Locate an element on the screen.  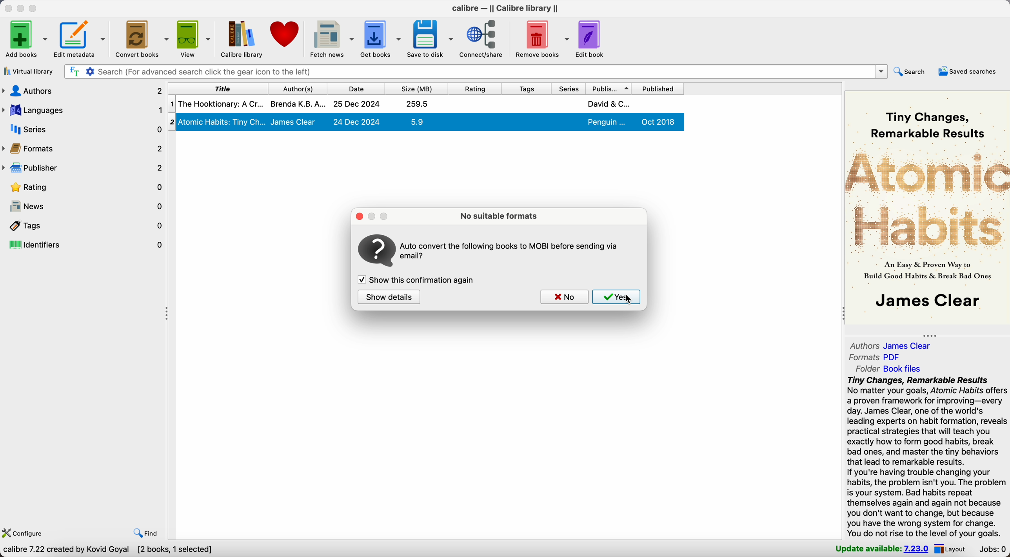
show details is located at coordinates (389, 297).